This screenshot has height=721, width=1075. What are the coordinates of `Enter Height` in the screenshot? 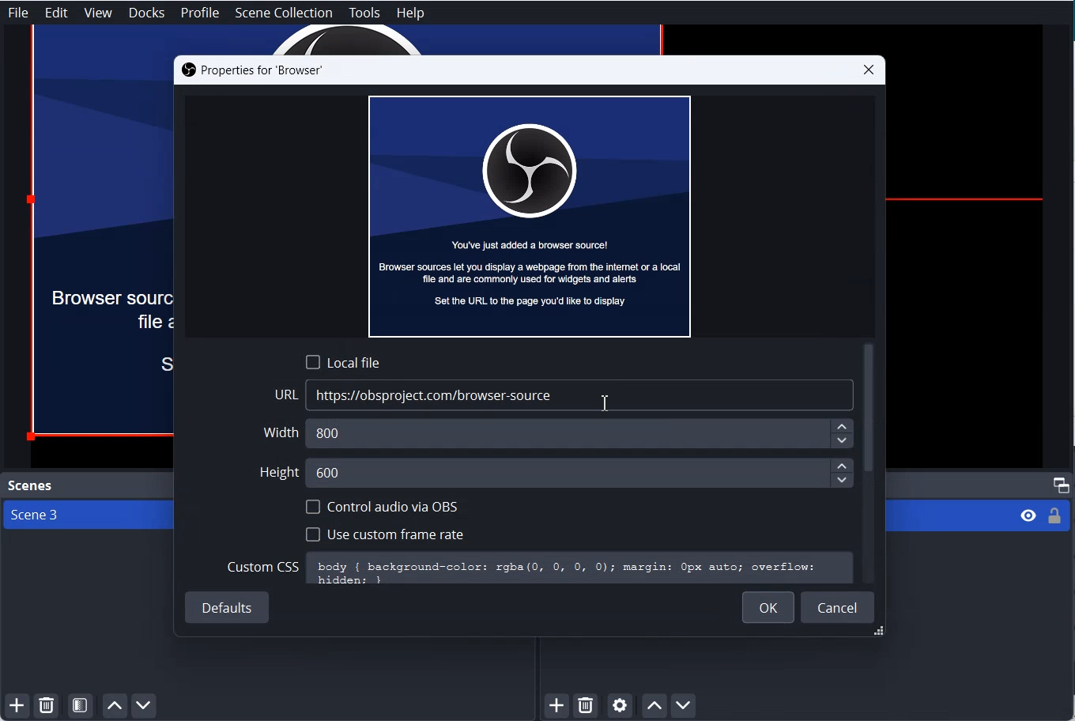 It's located at (556, 471).